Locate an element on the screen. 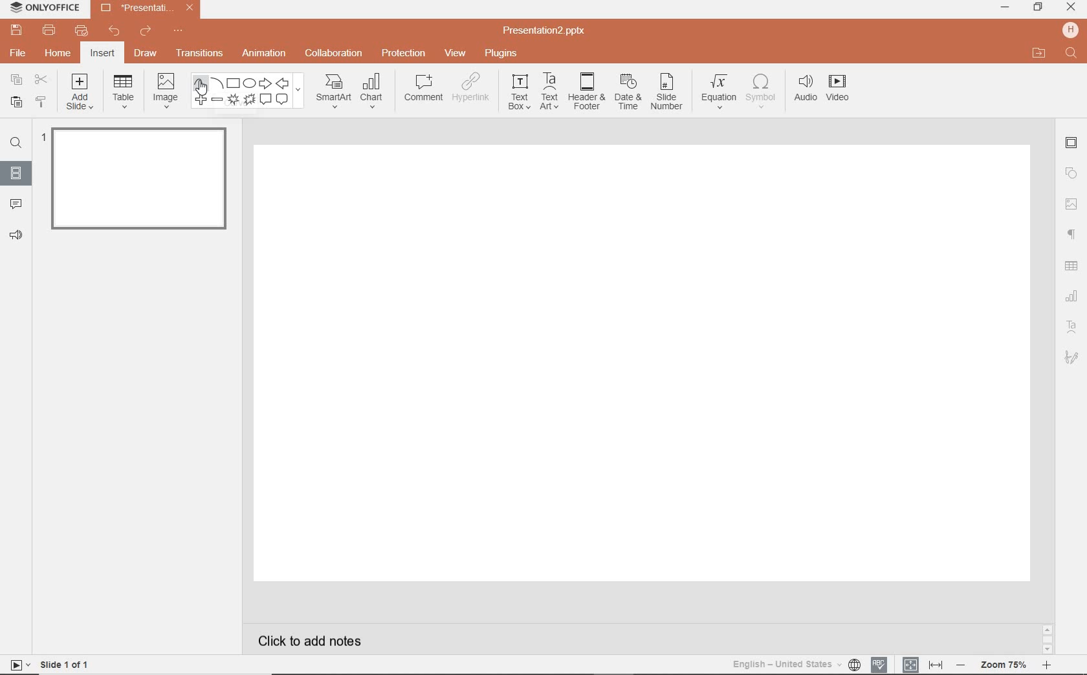 This screenshot has width=1087, height=675. TABLE is located at coordinates (124, 92).